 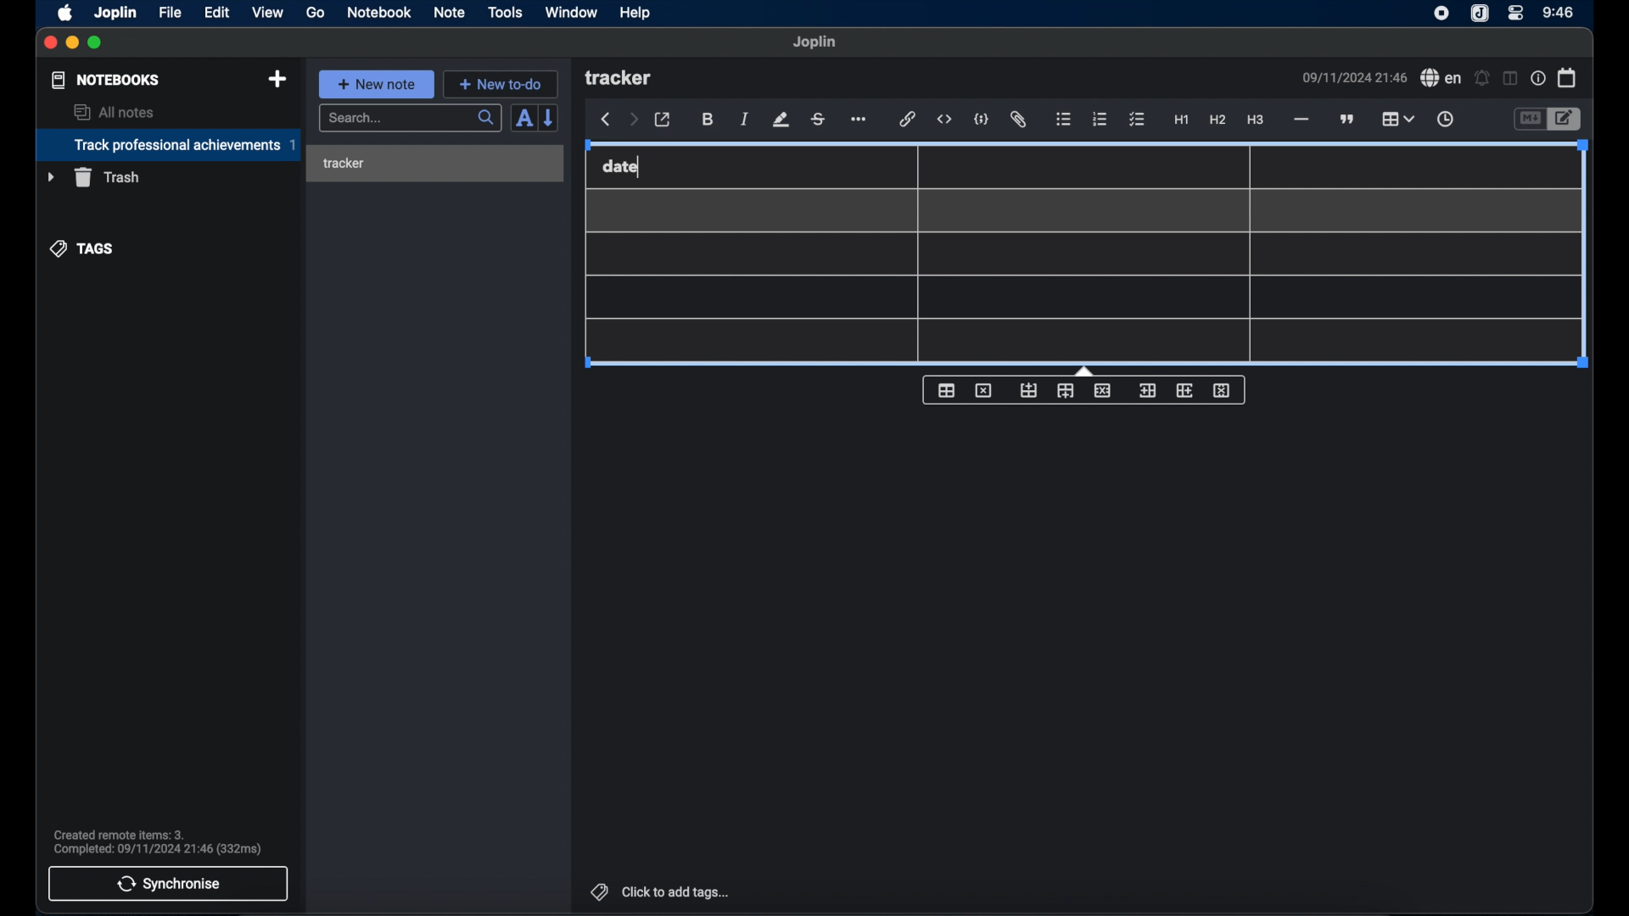 I want to click on track professional achievements, so click(x=167, y=145).